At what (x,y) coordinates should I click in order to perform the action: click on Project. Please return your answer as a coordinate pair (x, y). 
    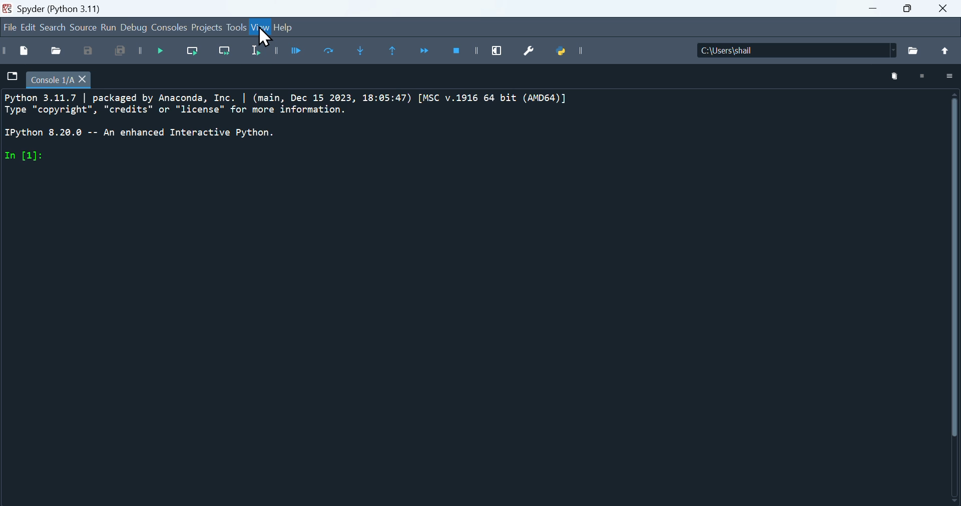
    Looking at the image, I should click on (207, 29).